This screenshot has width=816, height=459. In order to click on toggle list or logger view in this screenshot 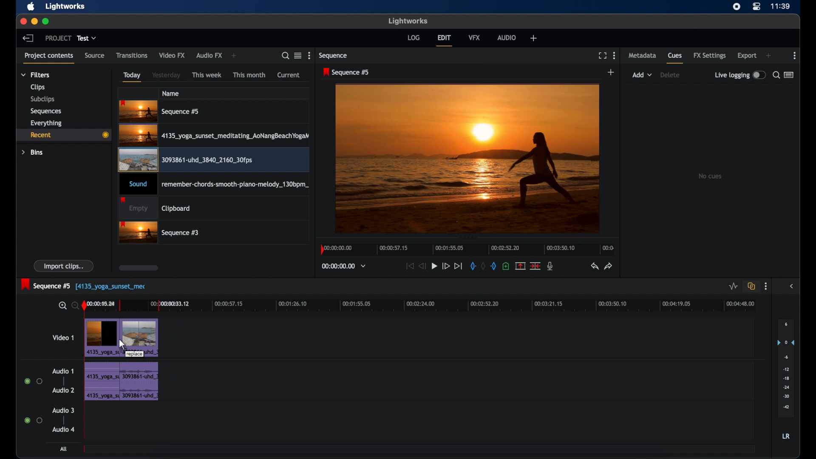, I will do `click(790, 74)`.